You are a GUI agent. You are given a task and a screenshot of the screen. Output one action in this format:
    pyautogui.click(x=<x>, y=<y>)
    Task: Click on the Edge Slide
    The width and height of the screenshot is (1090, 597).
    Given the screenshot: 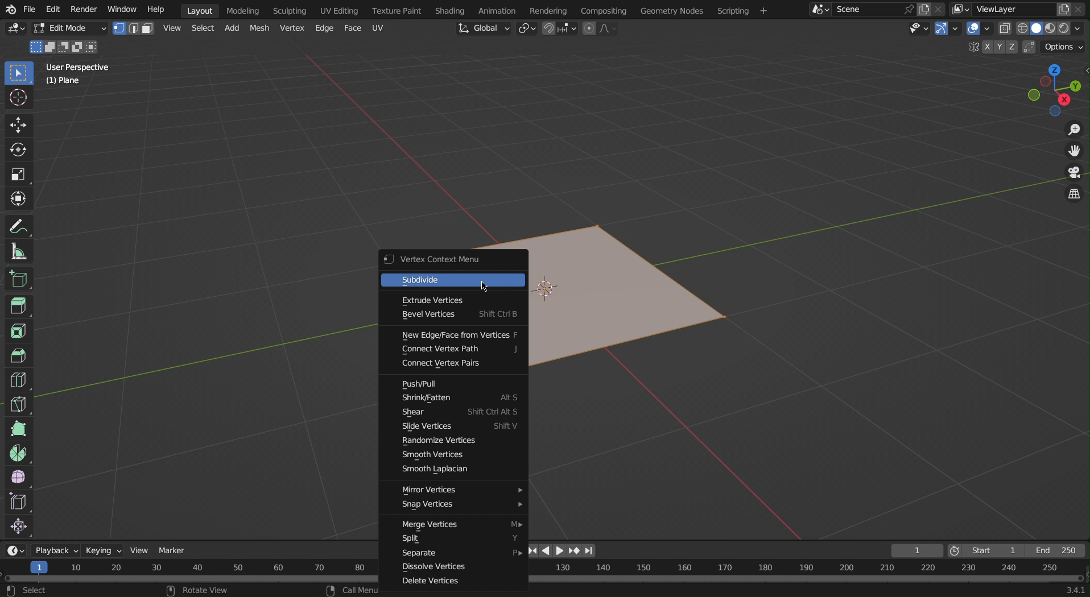 What is the action you would take?
    pyautogui.click(x=18, y=503)
    